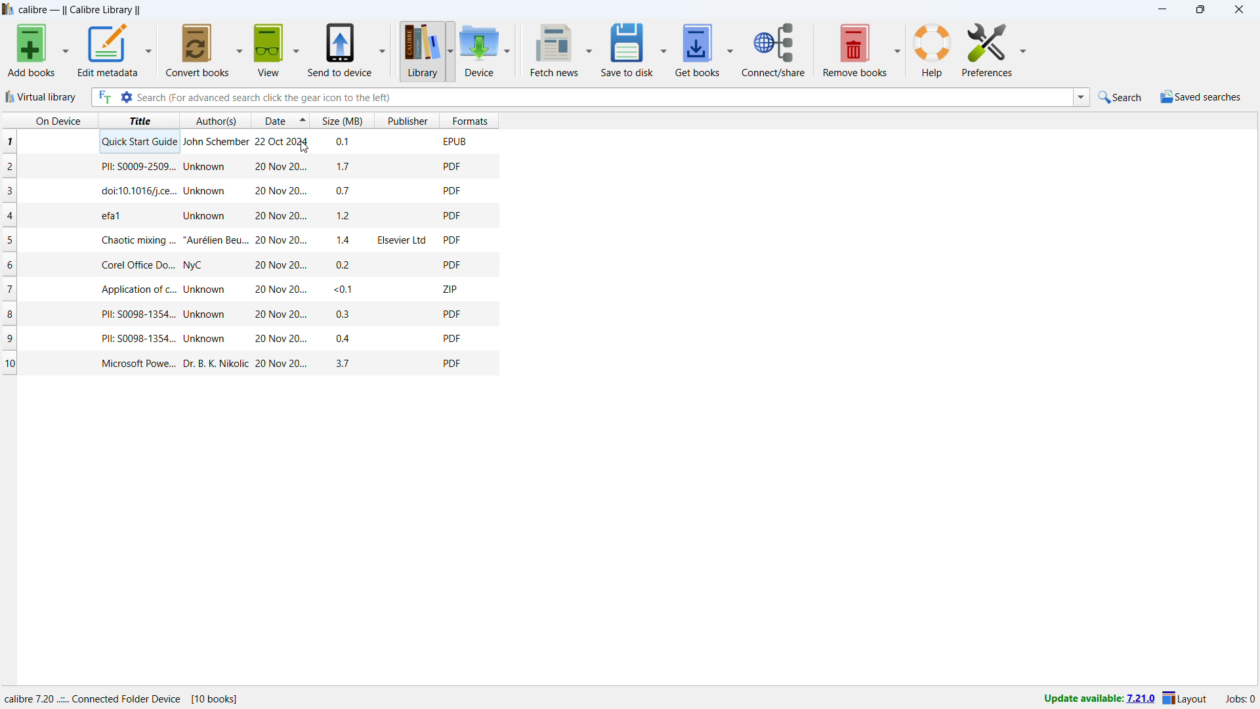 This screenshot has width=1260, height=709. Describe the element at coordinates (986, 50) in the screenshot. I see `preferences options` at that location.